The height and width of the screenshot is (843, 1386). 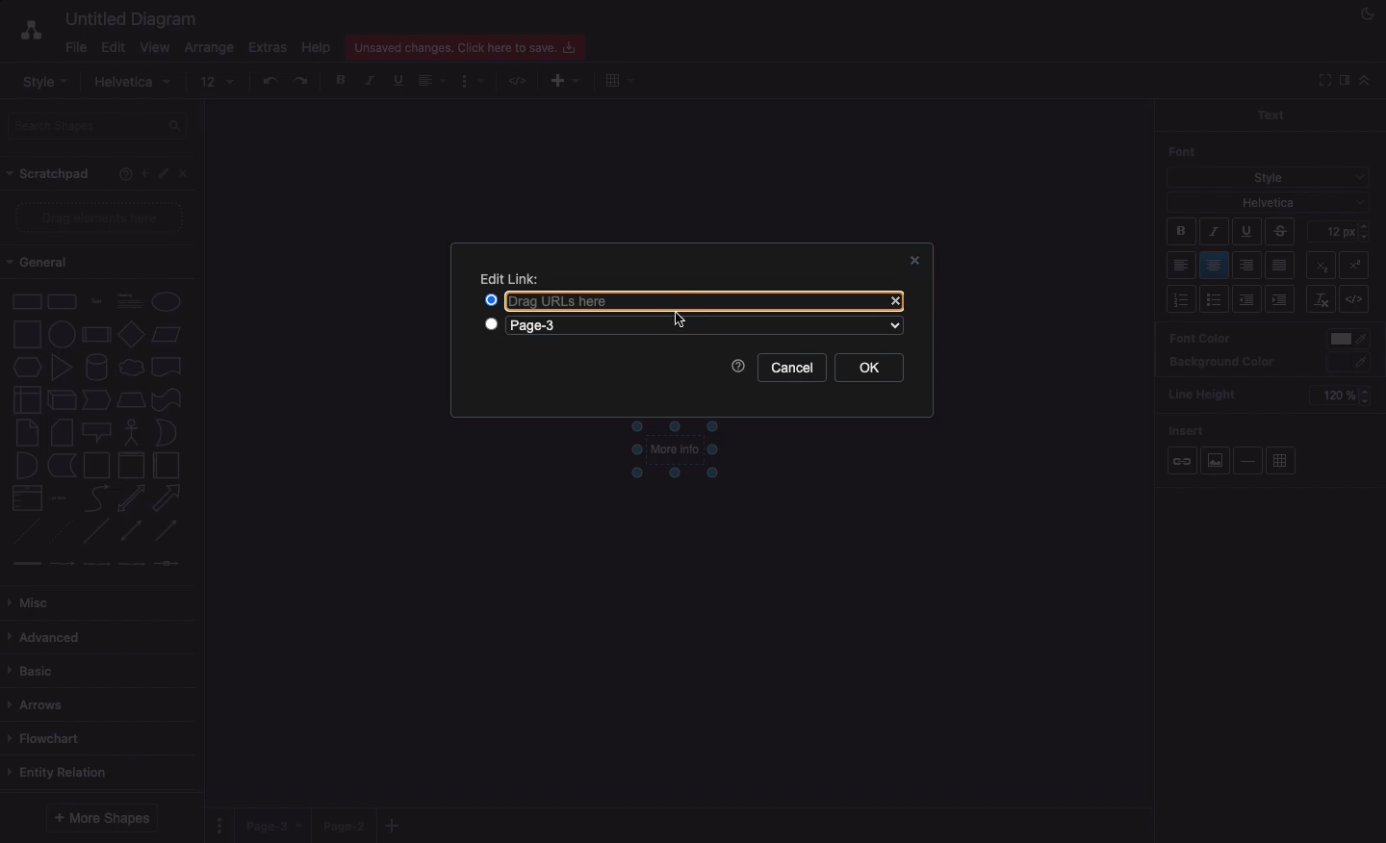 What do you see at coordinates (167, 465) in the screenshot?
I see `horizontal container` at bounding box center [167, 465].